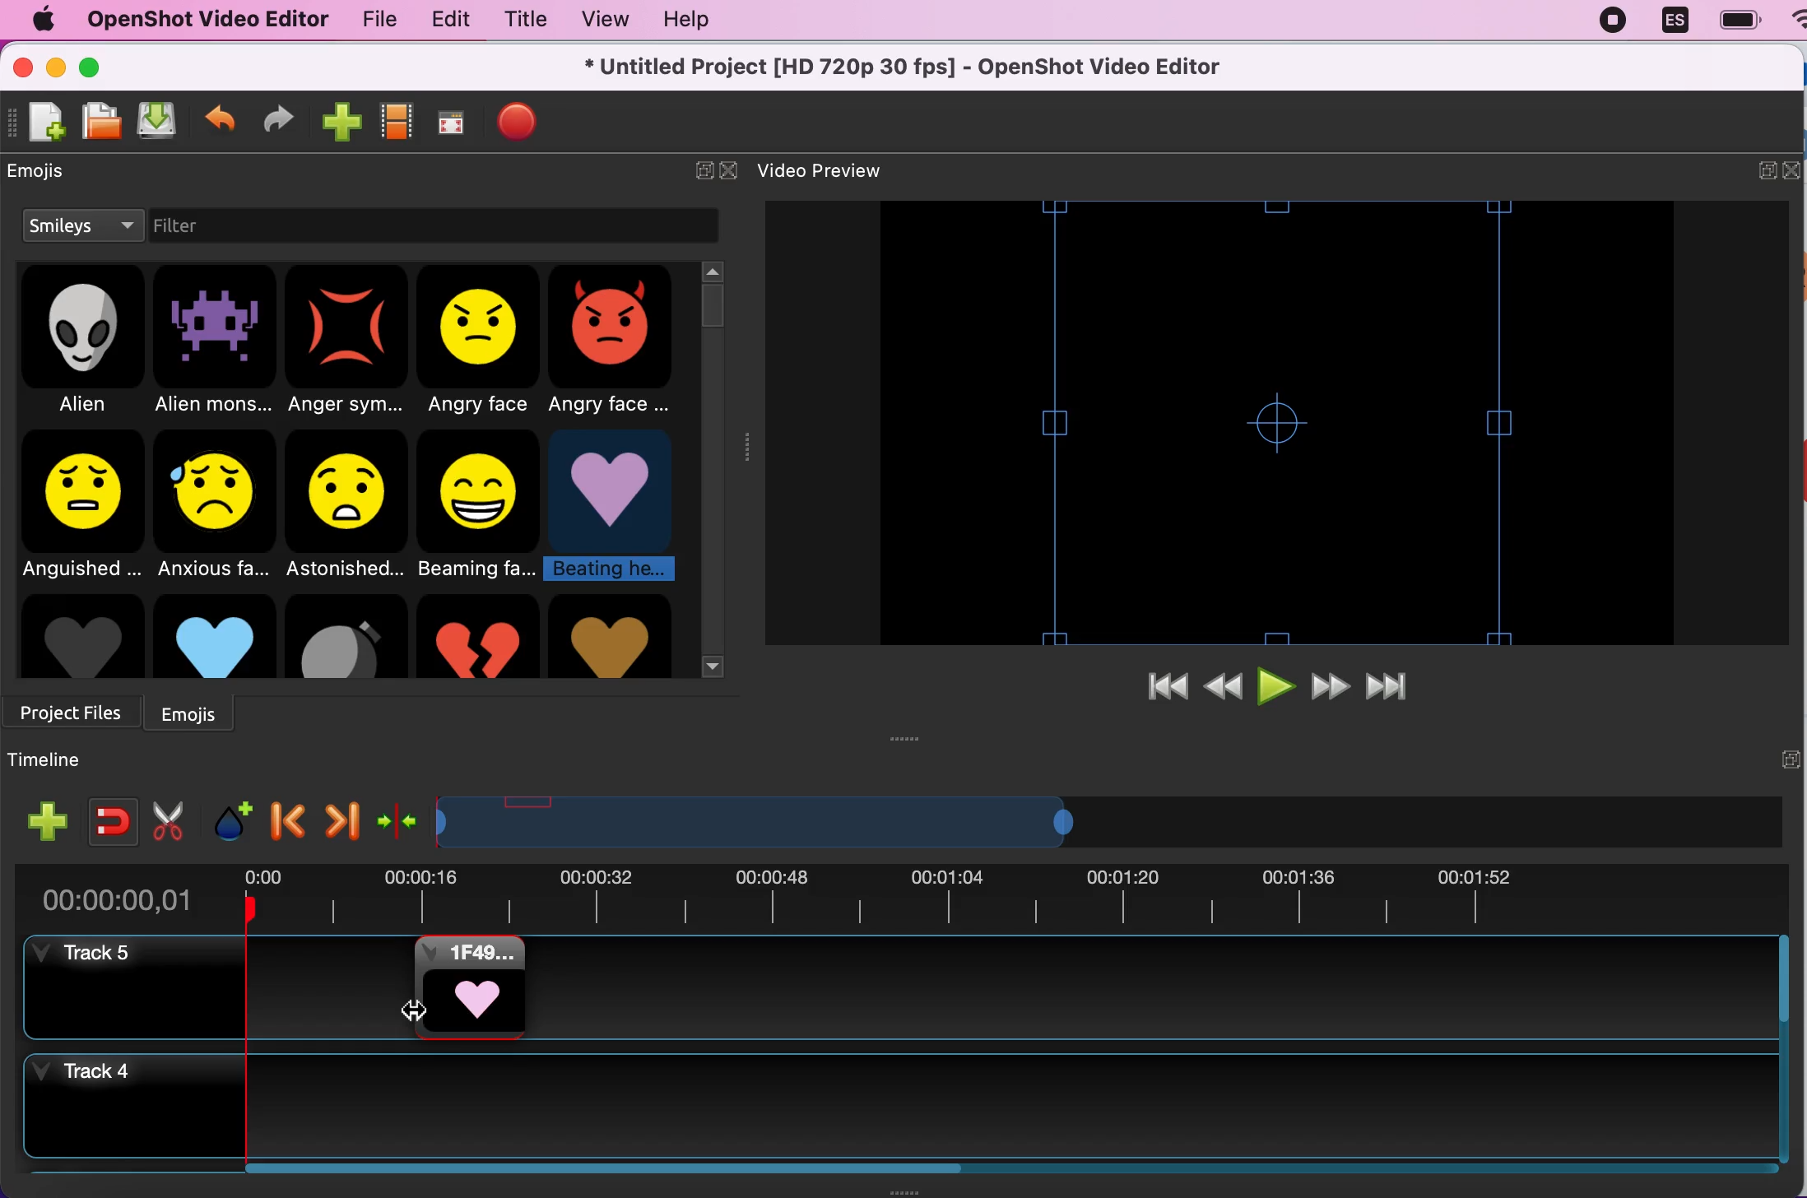 The height and width of the screenshot is (1198, 1807). What do you see at coordinates (230, 816) in the screenshot?
I see `add marker` at bounding box center [230, 816].